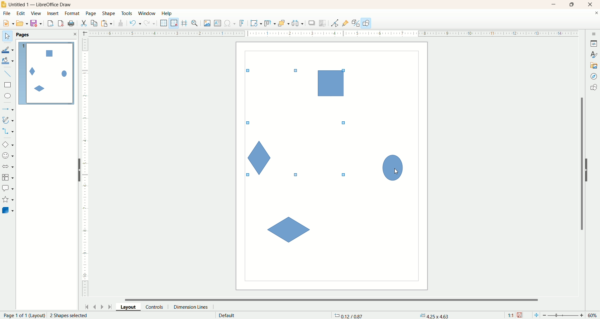  I want to click on close, so click(596, 14).